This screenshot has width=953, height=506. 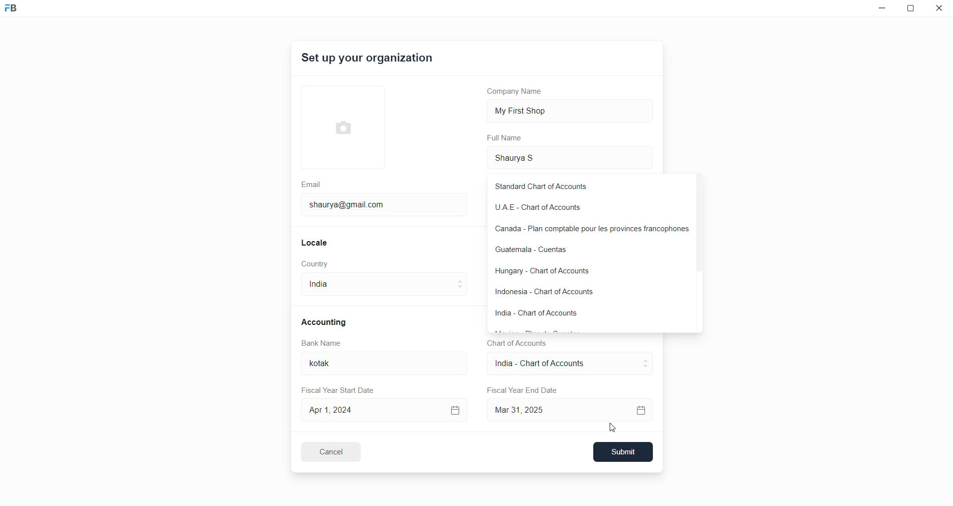 What do you see at coordinates (698, 226) in the screenshot?
I see `scroll bar` at bounding box center [698, 226].